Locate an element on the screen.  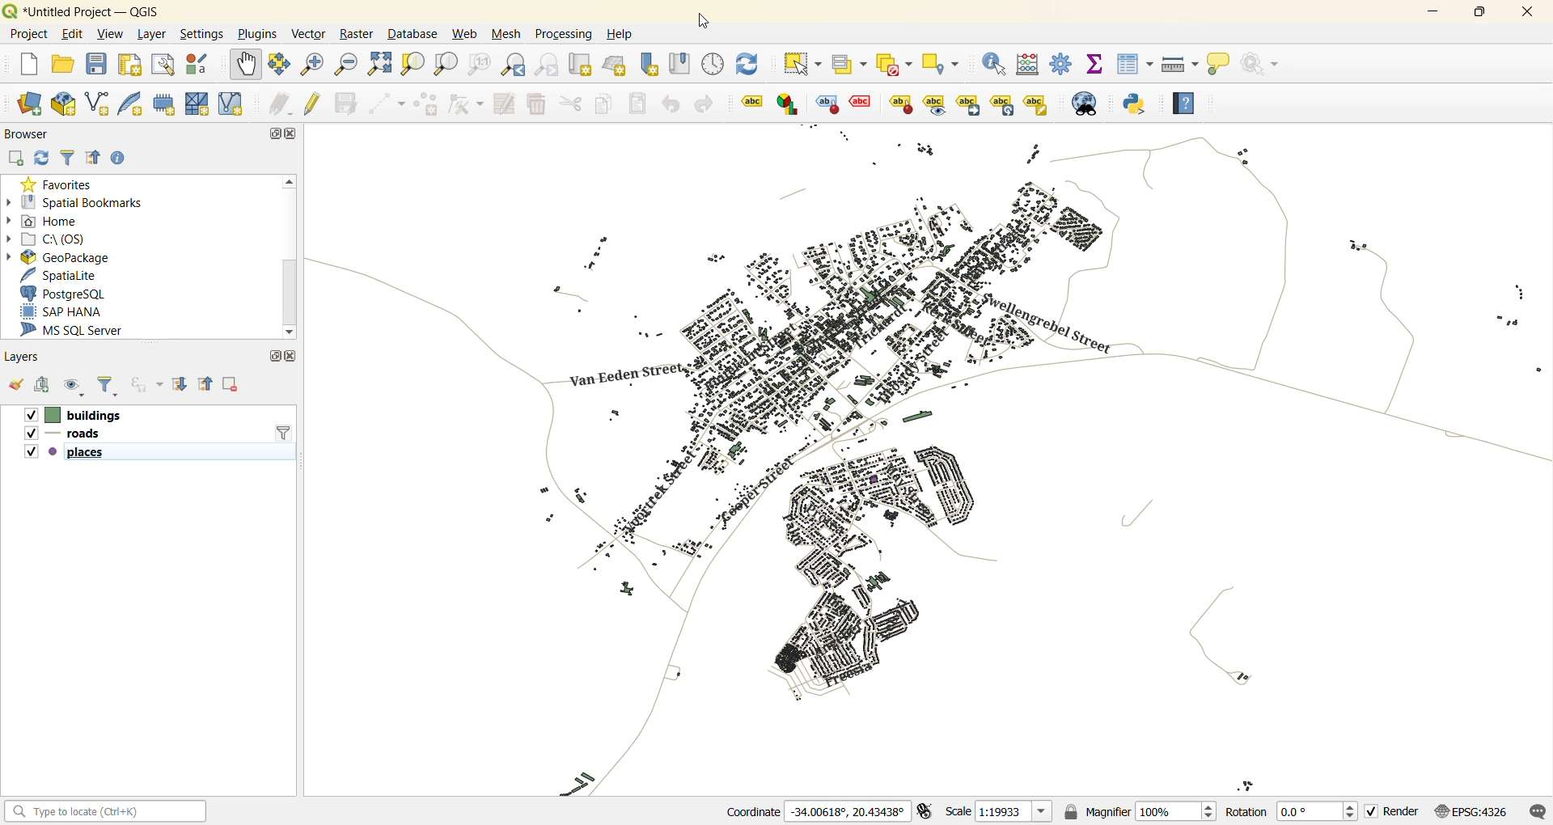
zoom next is located at coordinates (548, 66).